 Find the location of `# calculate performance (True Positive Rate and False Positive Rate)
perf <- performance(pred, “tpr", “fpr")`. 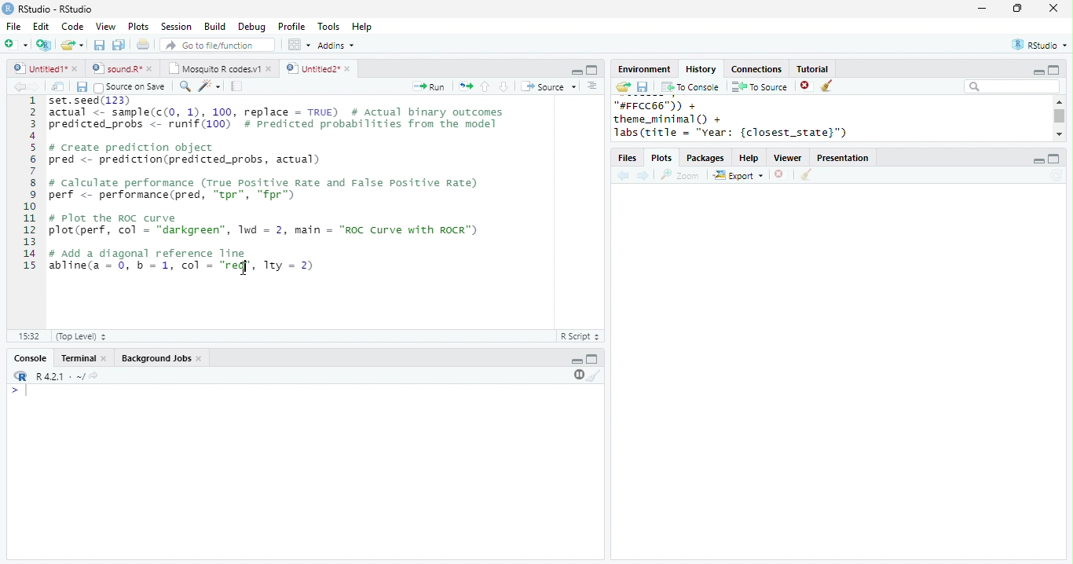

# calculate performance (True Positive Rate and False Positive Rate)
perf <- performance(pred, “tpr", “fpr") is located at coordinates (264, 189).